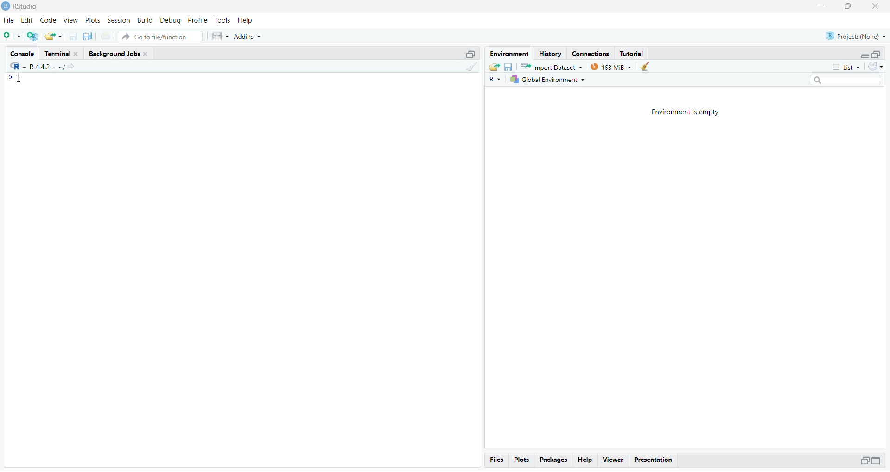 The width and height of the screenshot is (890, 472). Describe the element at coordinates (585, 460) in the screenshot. I see `Help` at that location.